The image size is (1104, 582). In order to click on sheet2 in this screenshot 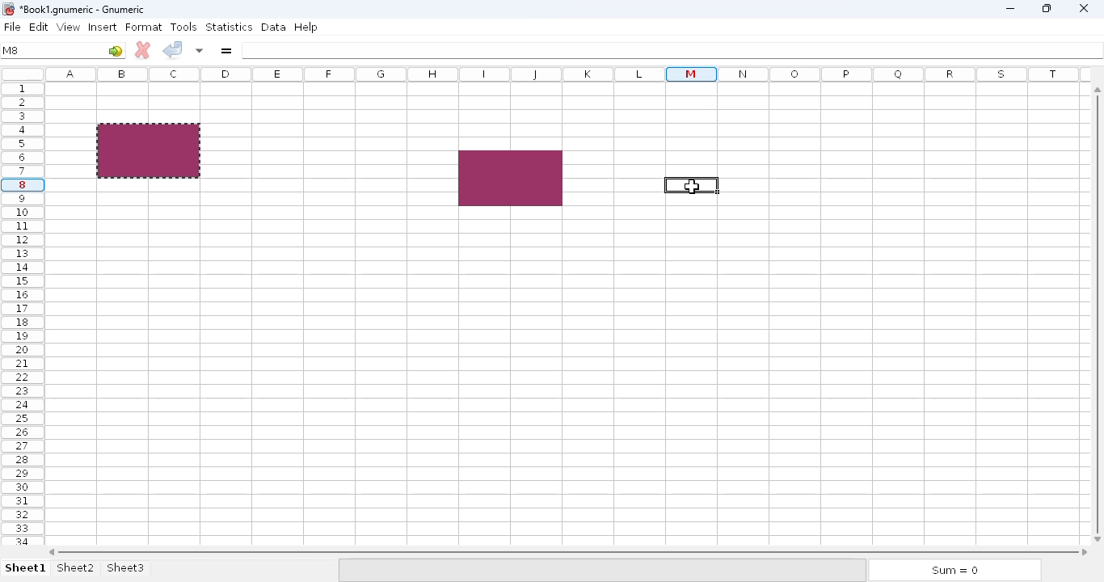, I will do `click(75, 568)`.